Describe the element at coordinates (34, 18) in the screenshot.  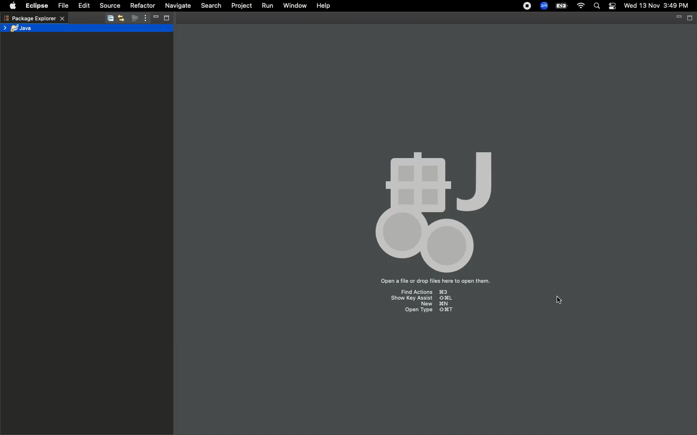
I see `Package explorer` at that location.